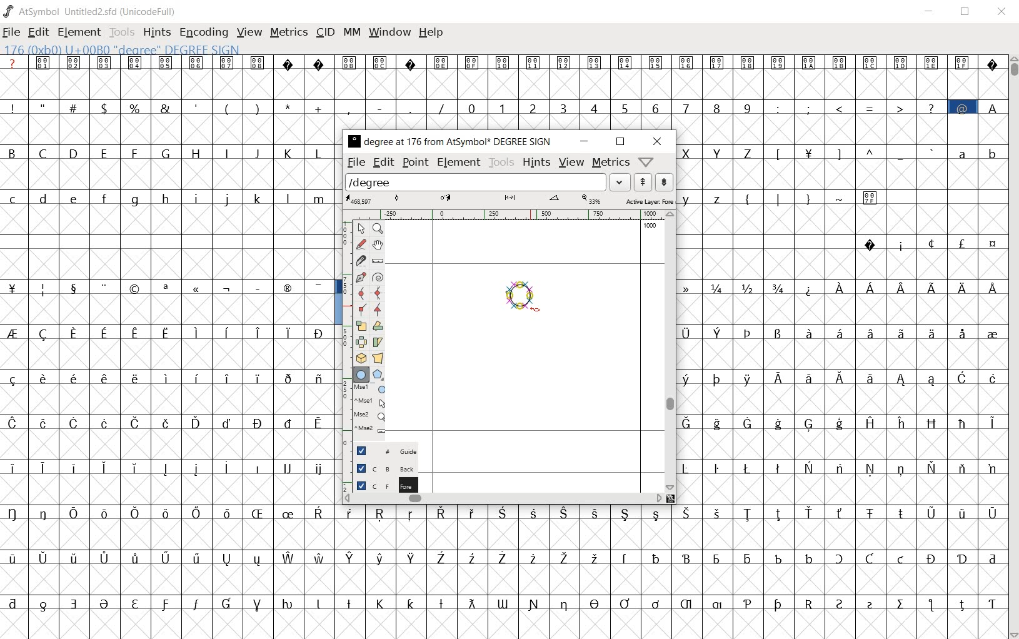 Image resolution: width=1019 pixels, height=639 pixels. Describe the element at coordinates (377, 309) in the screenshot. I see `Add a corner point` at that location.